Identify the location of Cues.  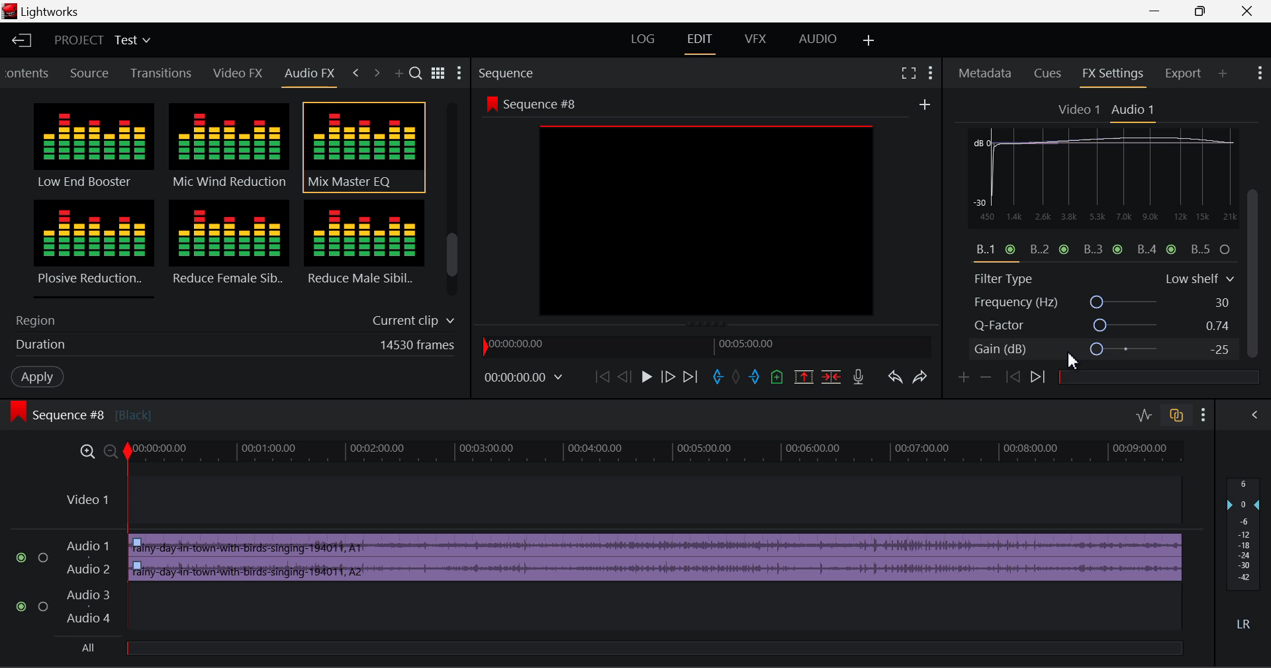
(1048, 75).